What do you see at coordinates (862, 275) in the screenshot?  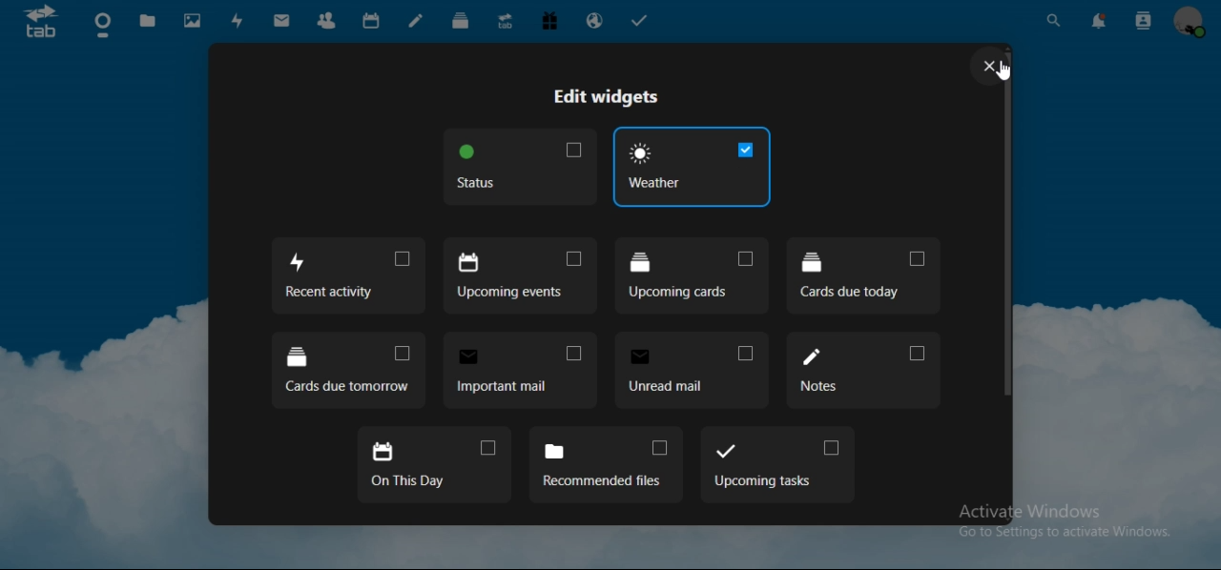 I see `cards due today` at bounding box center [862, 275].